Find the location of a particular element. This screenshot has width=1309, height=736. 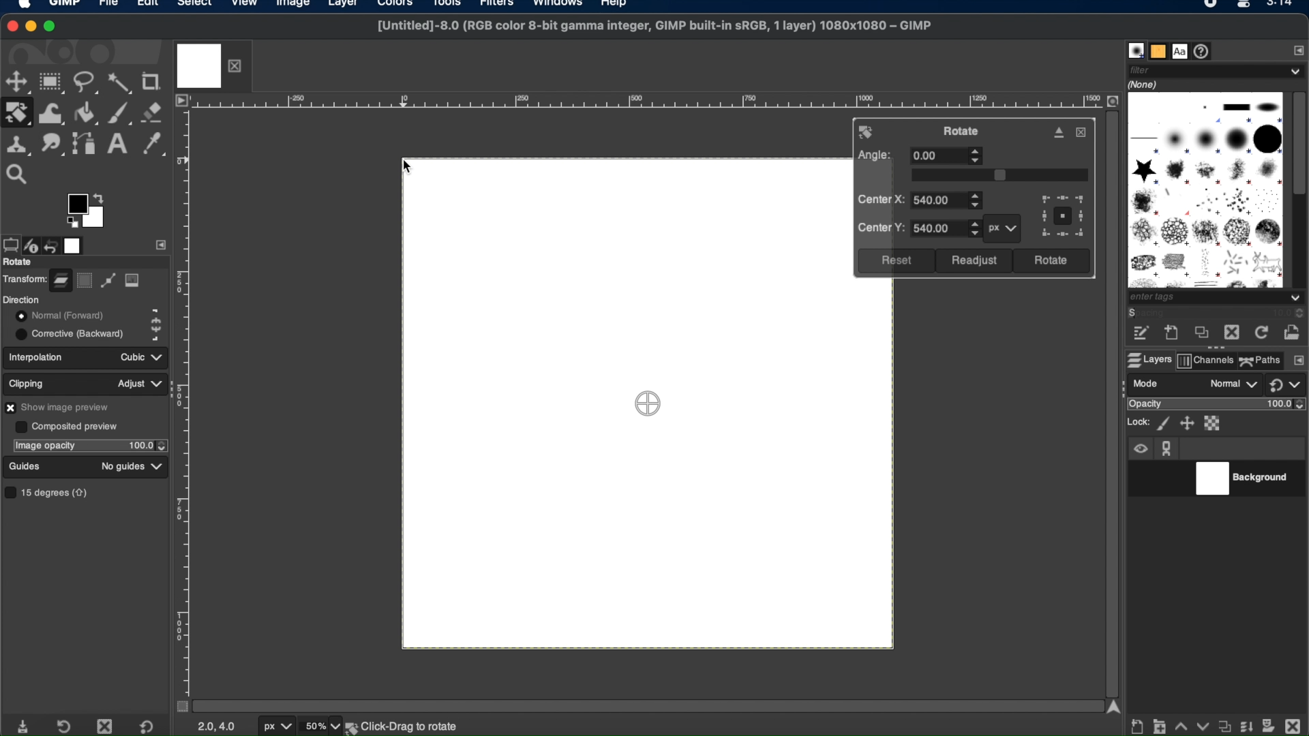

windows is located at coordinates (558, 5).